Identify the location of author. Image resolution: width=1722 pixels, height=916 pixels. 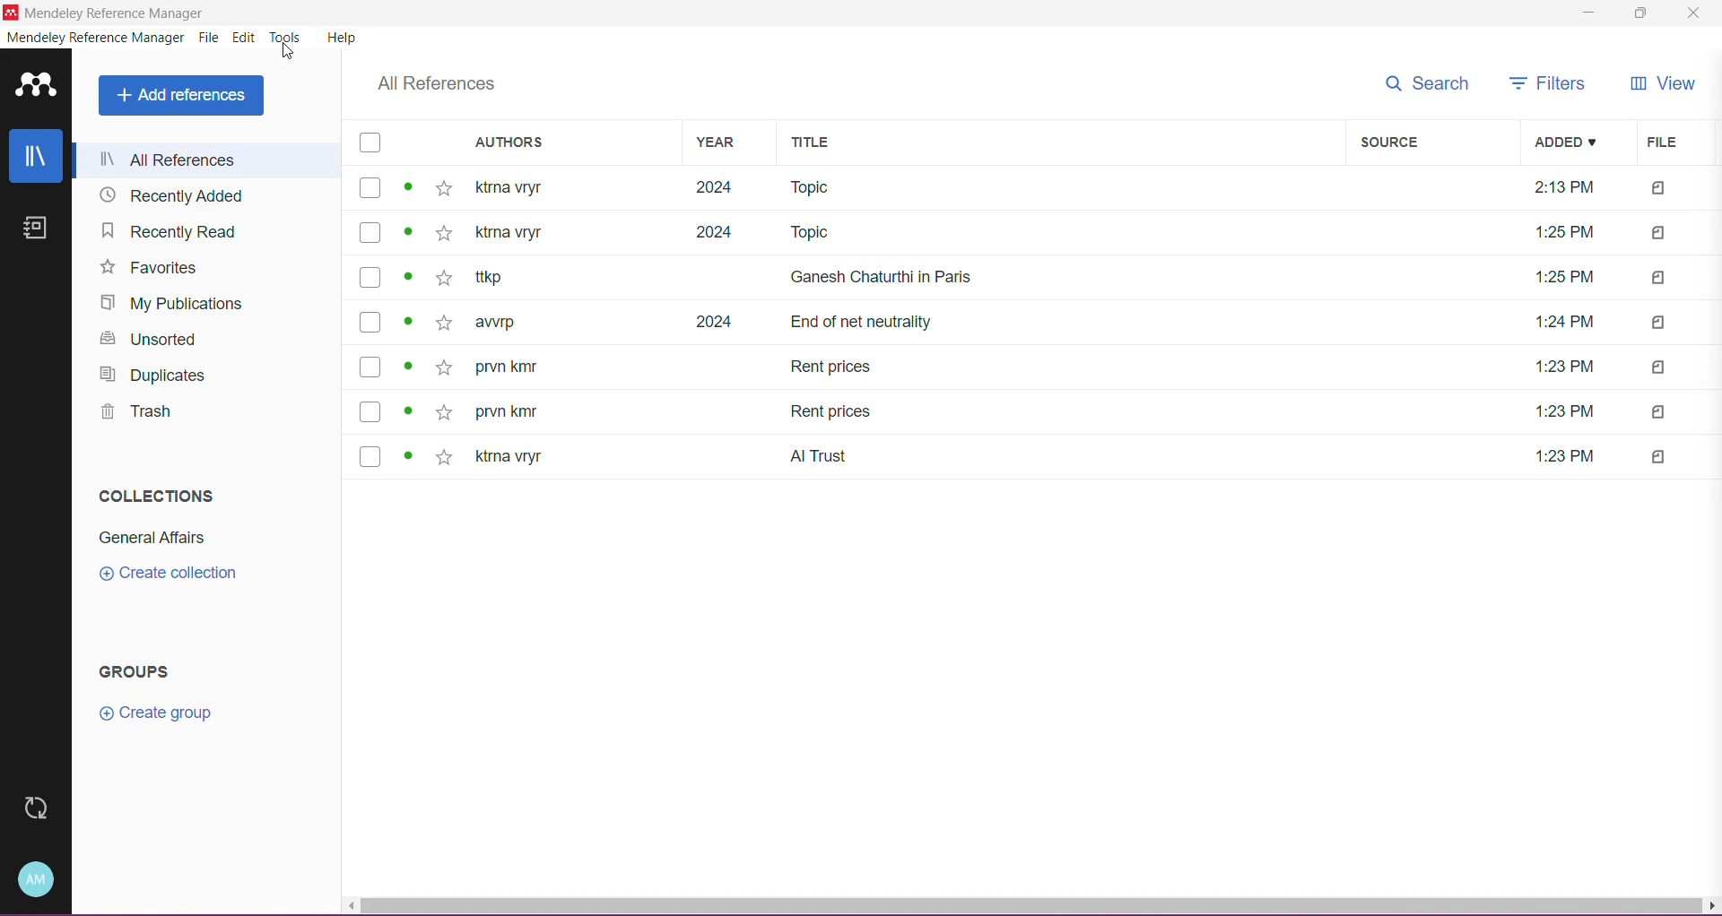
(501, 278).